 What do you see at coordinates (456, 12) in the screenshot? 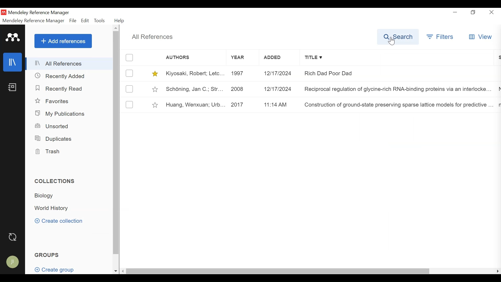
I see `Minimize` at bounding box center [456, 12].